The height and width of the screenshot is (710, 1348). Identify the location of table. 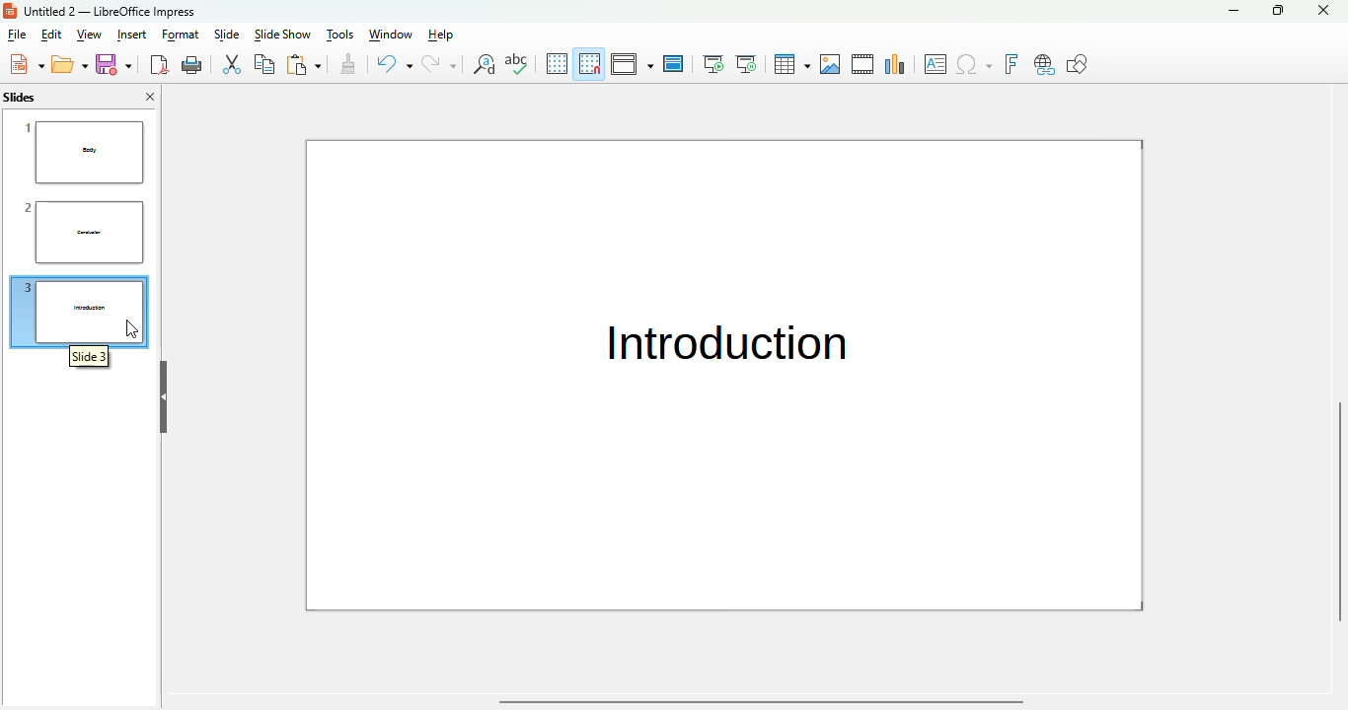
(792, 64).